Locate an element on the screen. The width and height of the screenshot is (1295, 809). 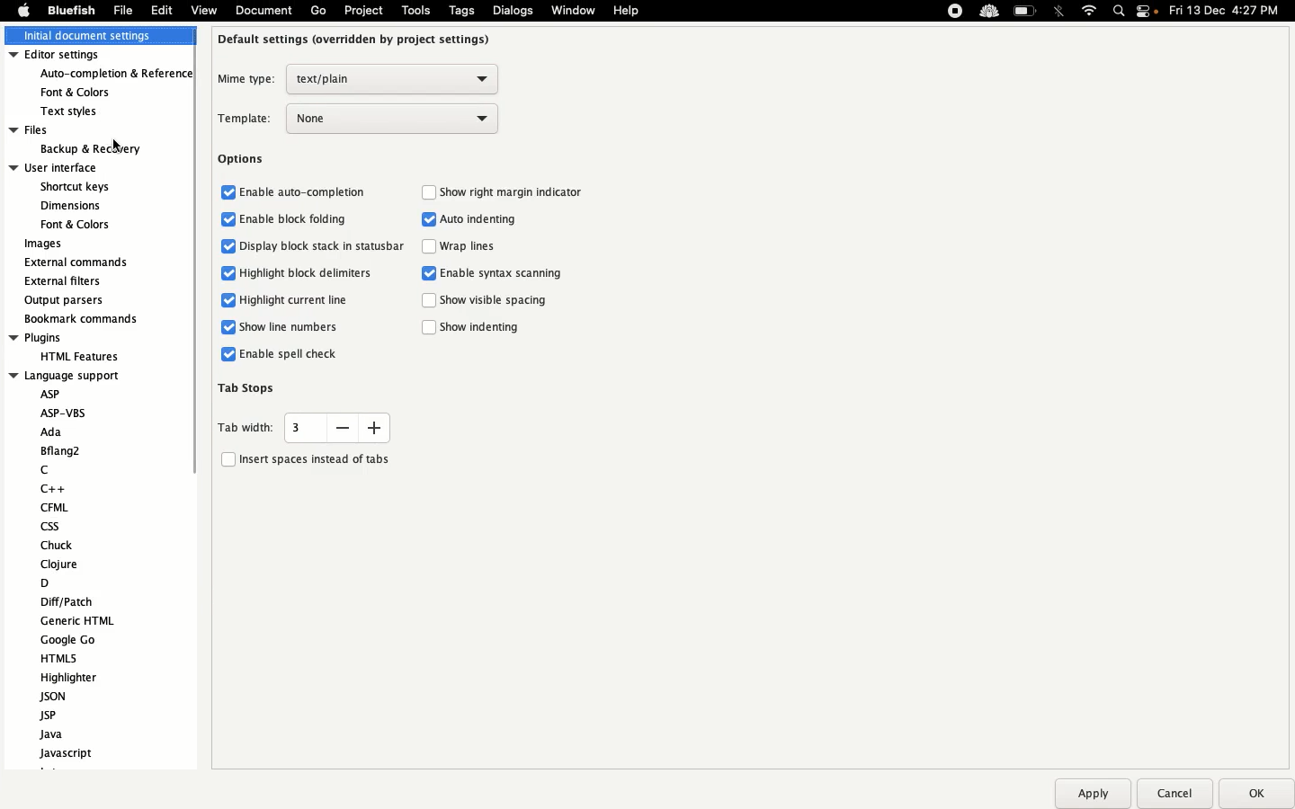
Editor settings is located at coordinates (101, 83).